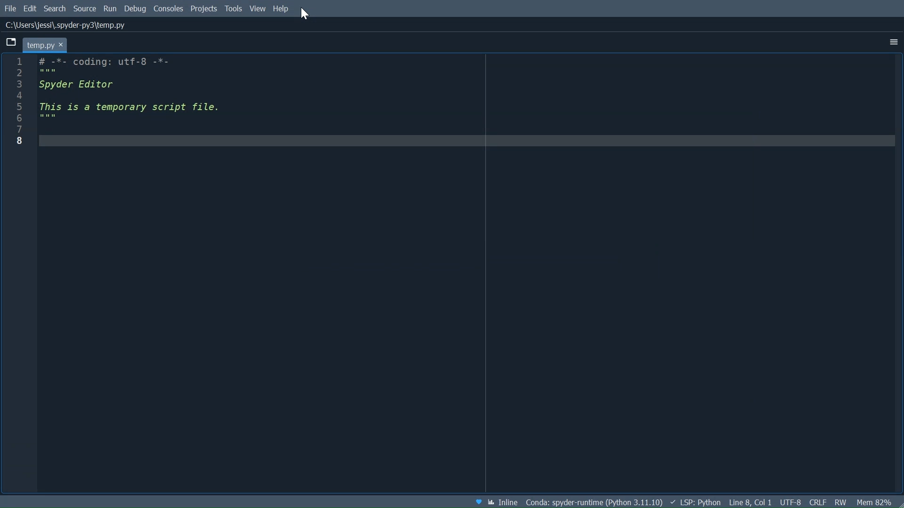 The image size is (904, 508). Describe the element at coordinates (874, 502) in the screenshot. I see `Memory Usage` at that location.